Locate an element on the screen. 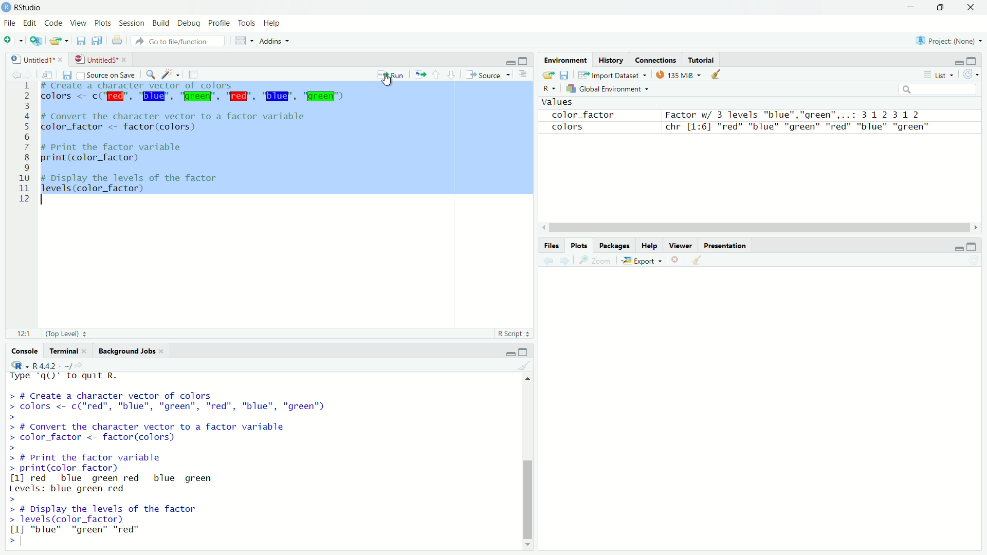  untitled1 is located at coordinates (27, 60).